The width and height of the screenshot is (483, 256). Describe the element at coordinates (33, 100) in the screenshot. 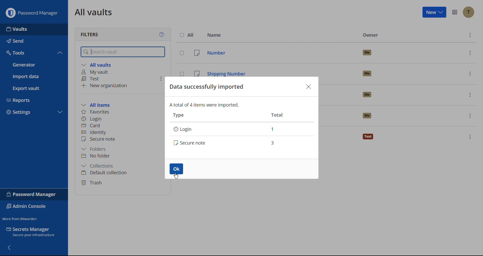

I see `Reports` at that location.